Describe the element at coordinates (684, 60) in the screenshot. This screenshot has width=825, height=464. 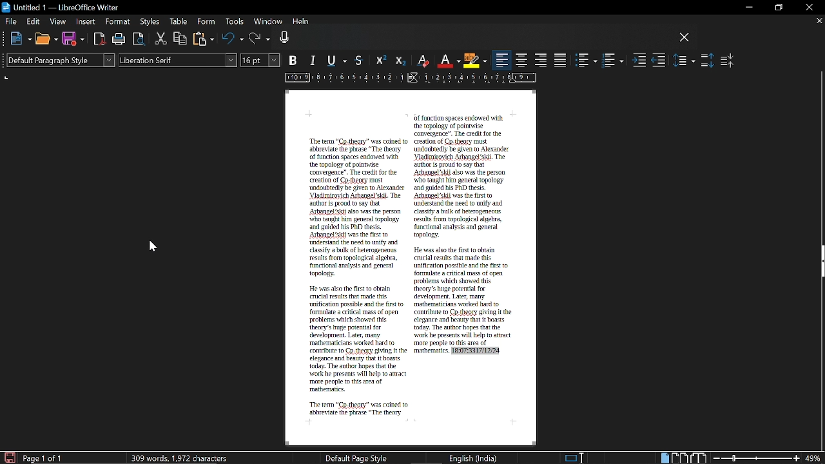
I see `Set line spacing` at that location.